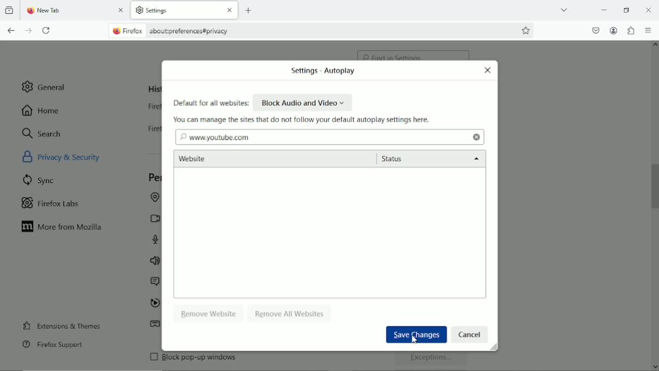 This screenshot has height=371, width=659. I want to click on status, so click(430, 160).